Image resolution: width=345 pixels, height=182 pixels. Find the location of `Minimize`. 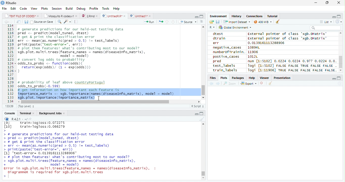

Minimize is located at coordinates (334, 78).